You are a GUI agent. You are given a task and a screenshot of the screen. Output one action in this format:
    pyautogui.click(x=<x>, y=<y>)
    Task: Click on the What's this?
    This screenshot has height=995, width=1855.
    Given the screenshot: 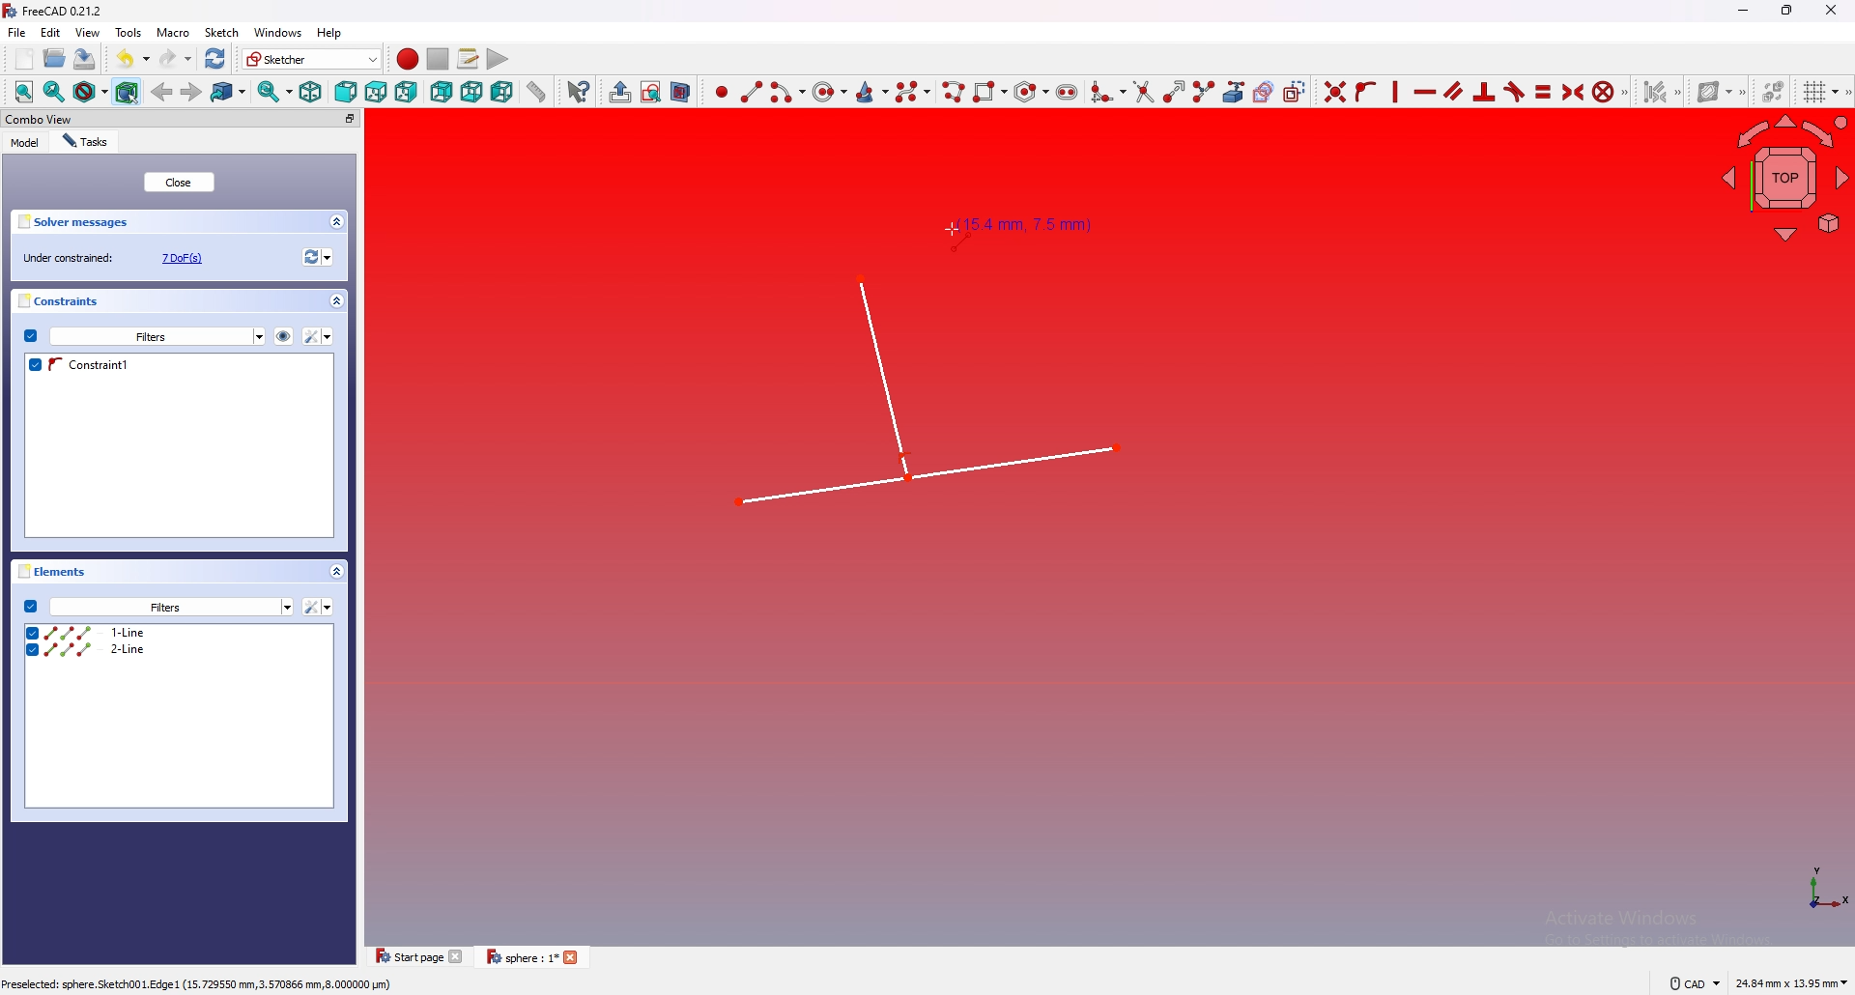 What is the action you would take?
    pyautogui.click(x=577, y=91)
    